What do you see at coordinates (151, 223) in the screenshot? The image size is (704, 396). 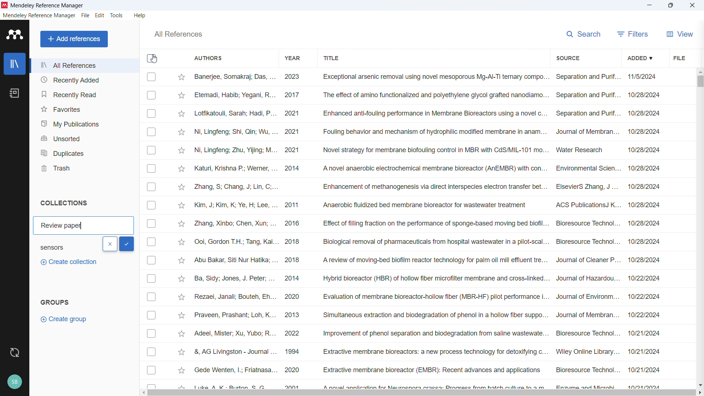 I see `Select respective publication` at bounding box center [151, 223].